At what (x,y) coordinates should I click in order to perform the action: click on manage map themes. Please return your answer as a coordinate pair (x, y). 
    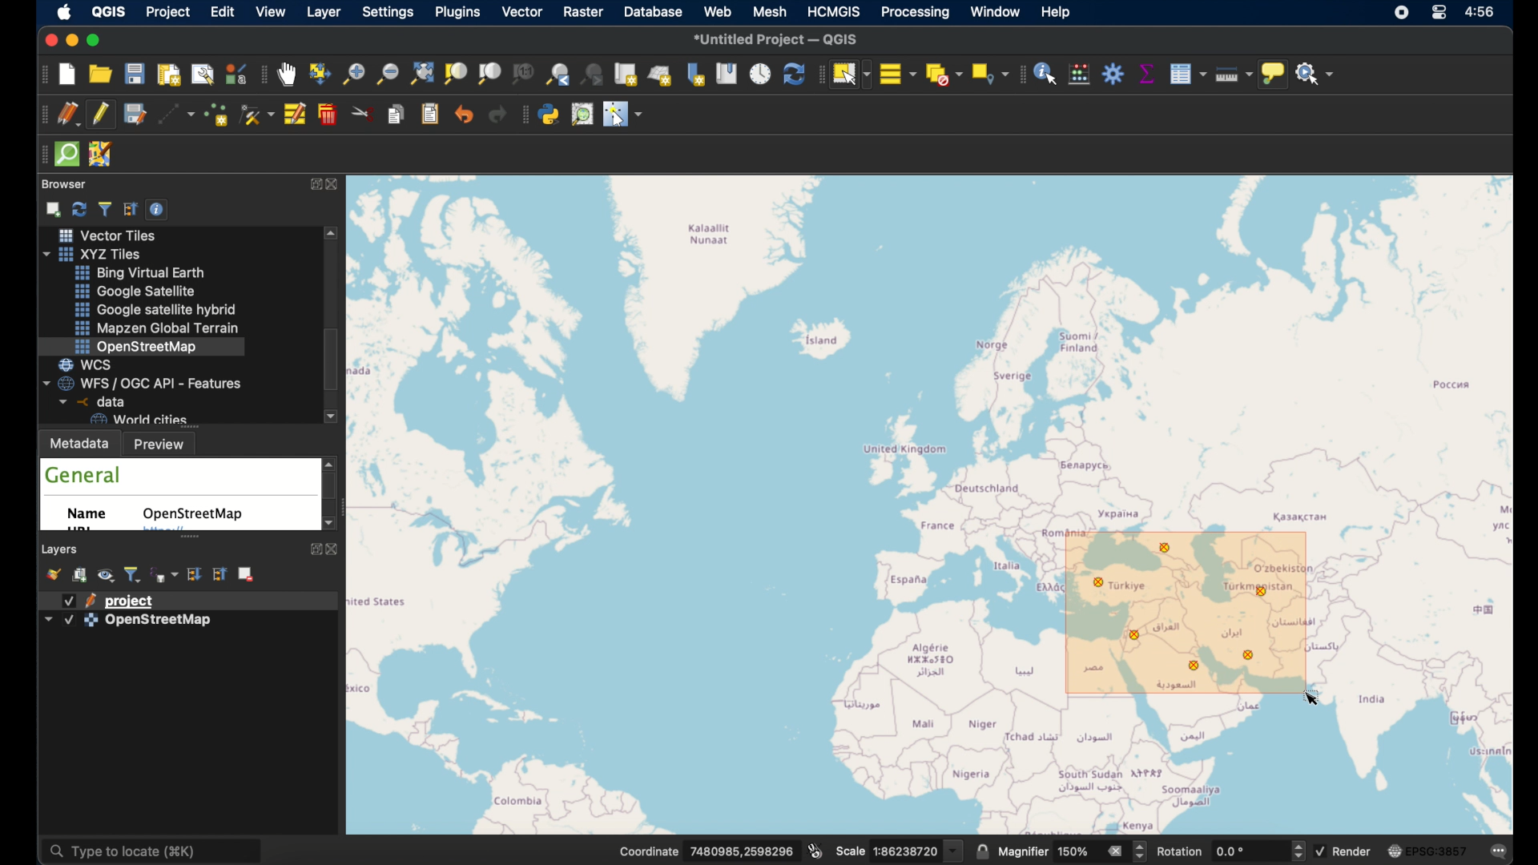
    Looking at the image, I should click on (108, 577).